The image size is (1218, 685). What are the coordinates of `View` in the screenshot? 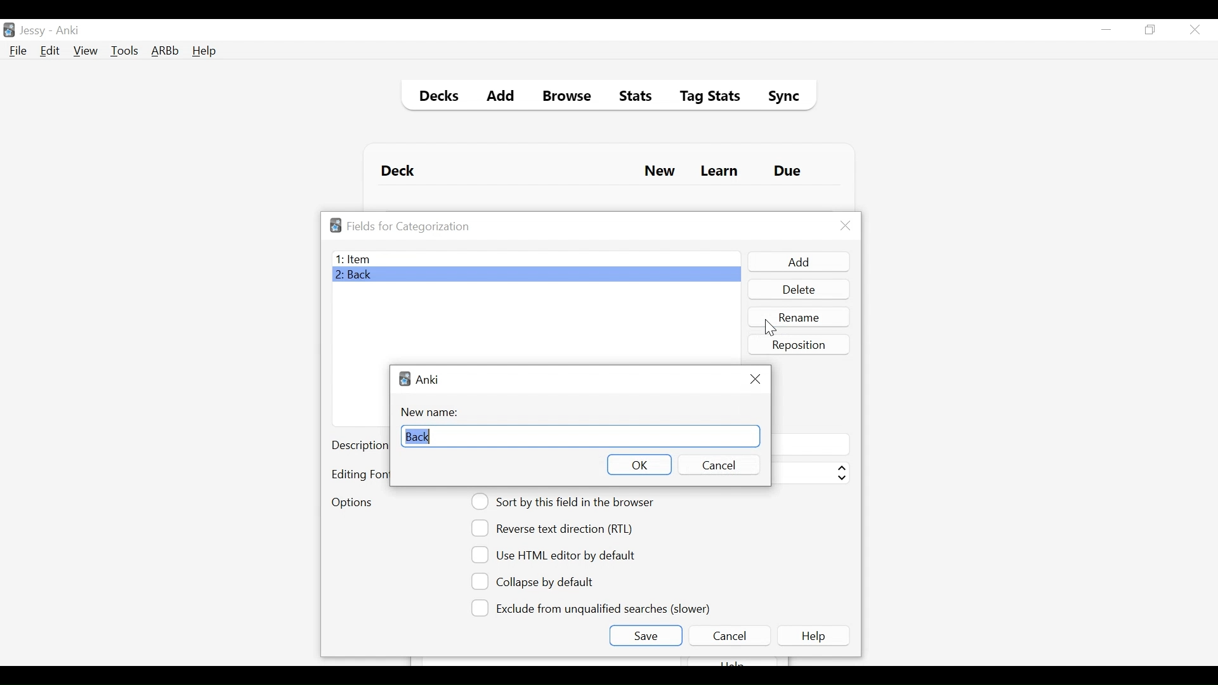 It's located at (86, 51).